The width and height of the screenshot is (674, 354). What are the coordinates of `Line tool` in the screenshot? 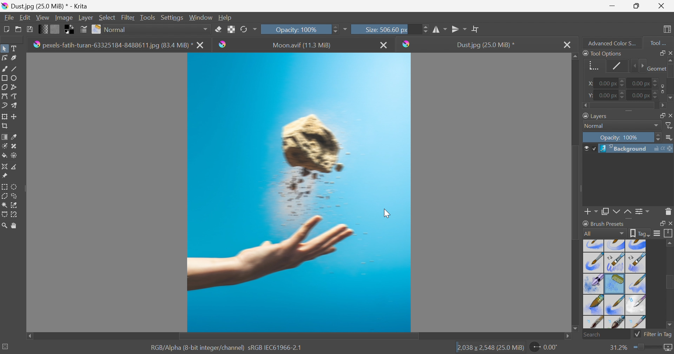 It's located at (17, 69).